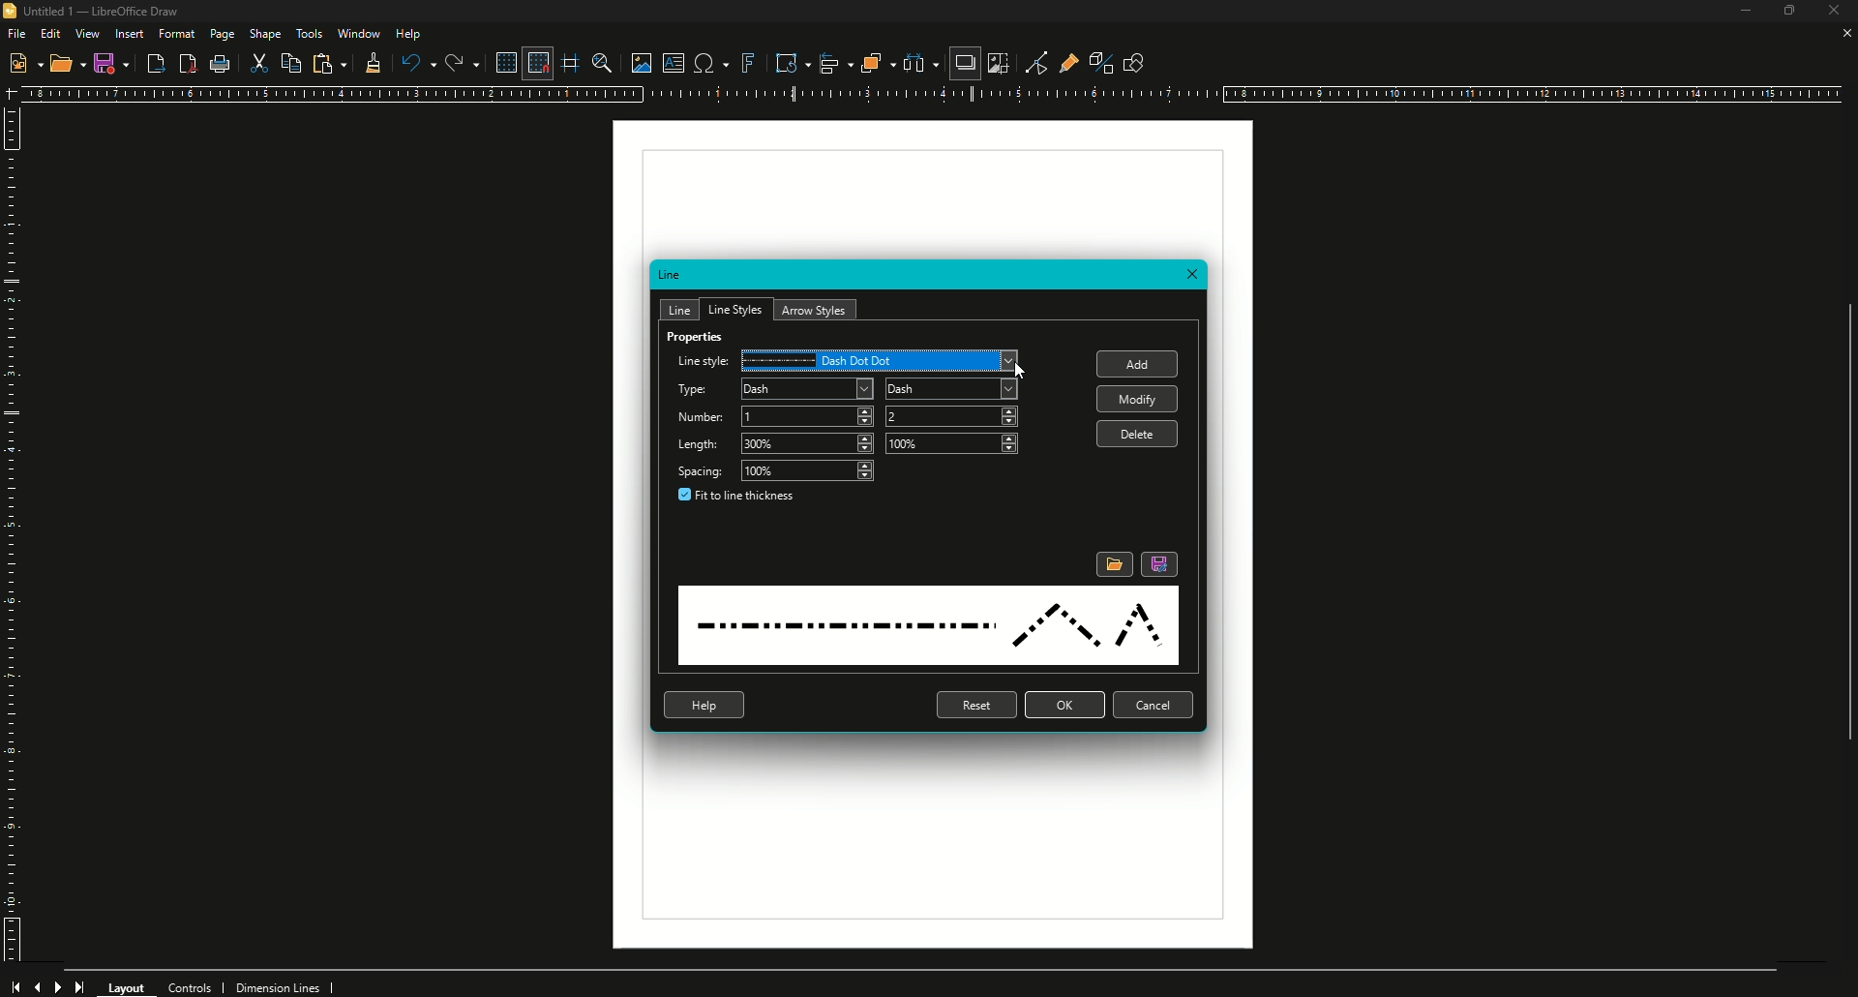 The width and height of the screenshot is (1858, 997). Describe the element at coordinates (410, 34) in the screenshot. I see `Help` at that location.